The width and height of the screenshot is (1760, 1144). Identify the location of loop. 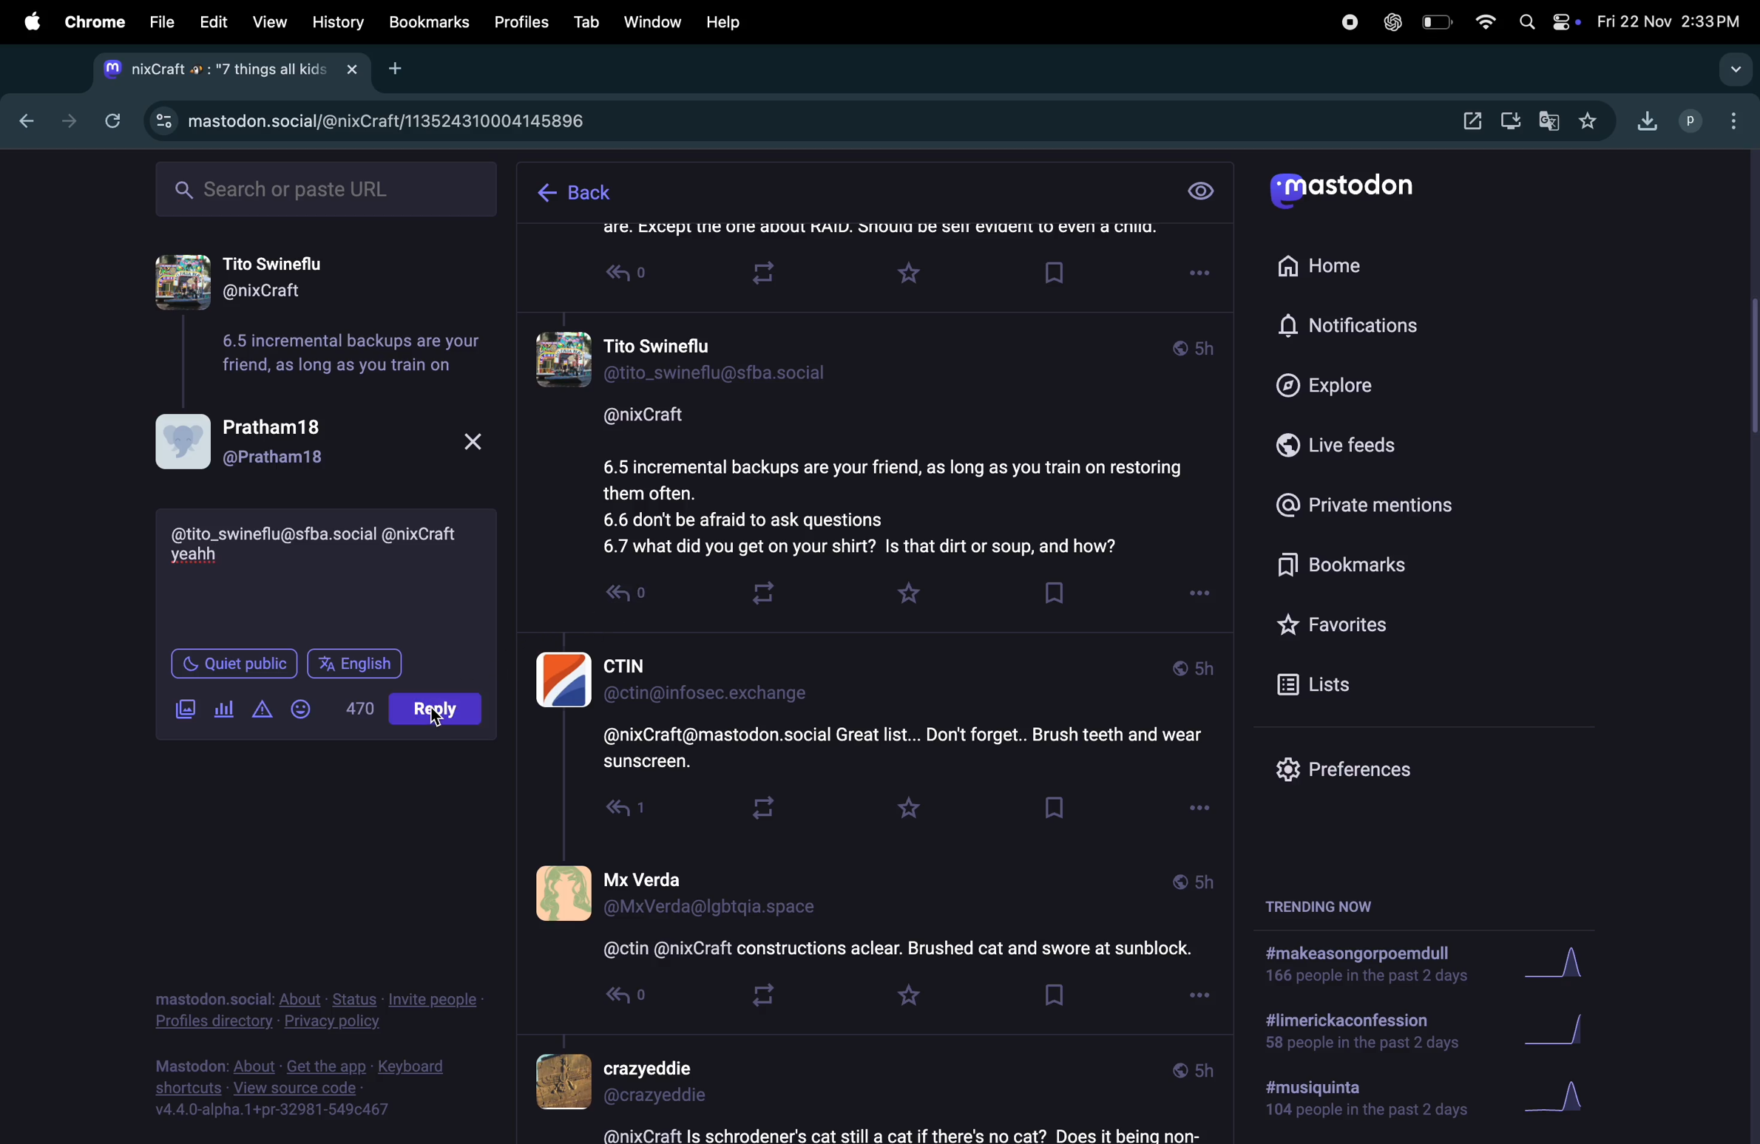
(763, 811).